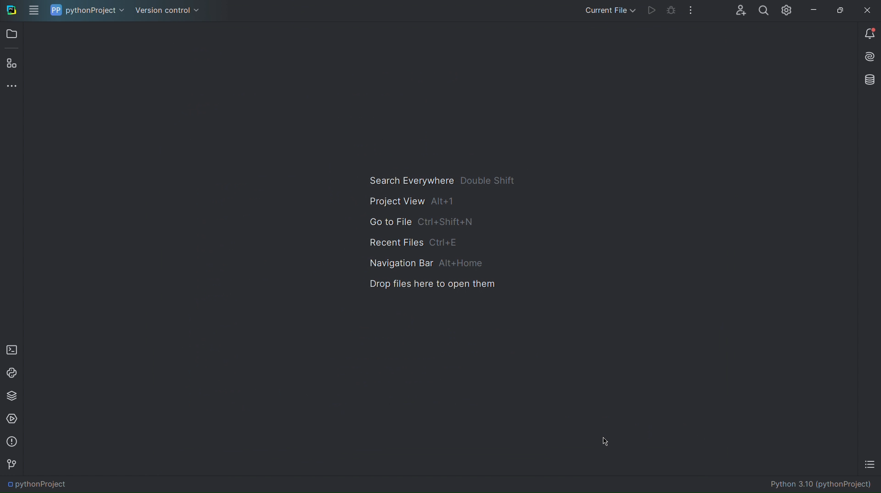 The image size is (881, 493). Describe the element at coordinates (12, 372) in the screenshot. I see `Python Console` at that location.